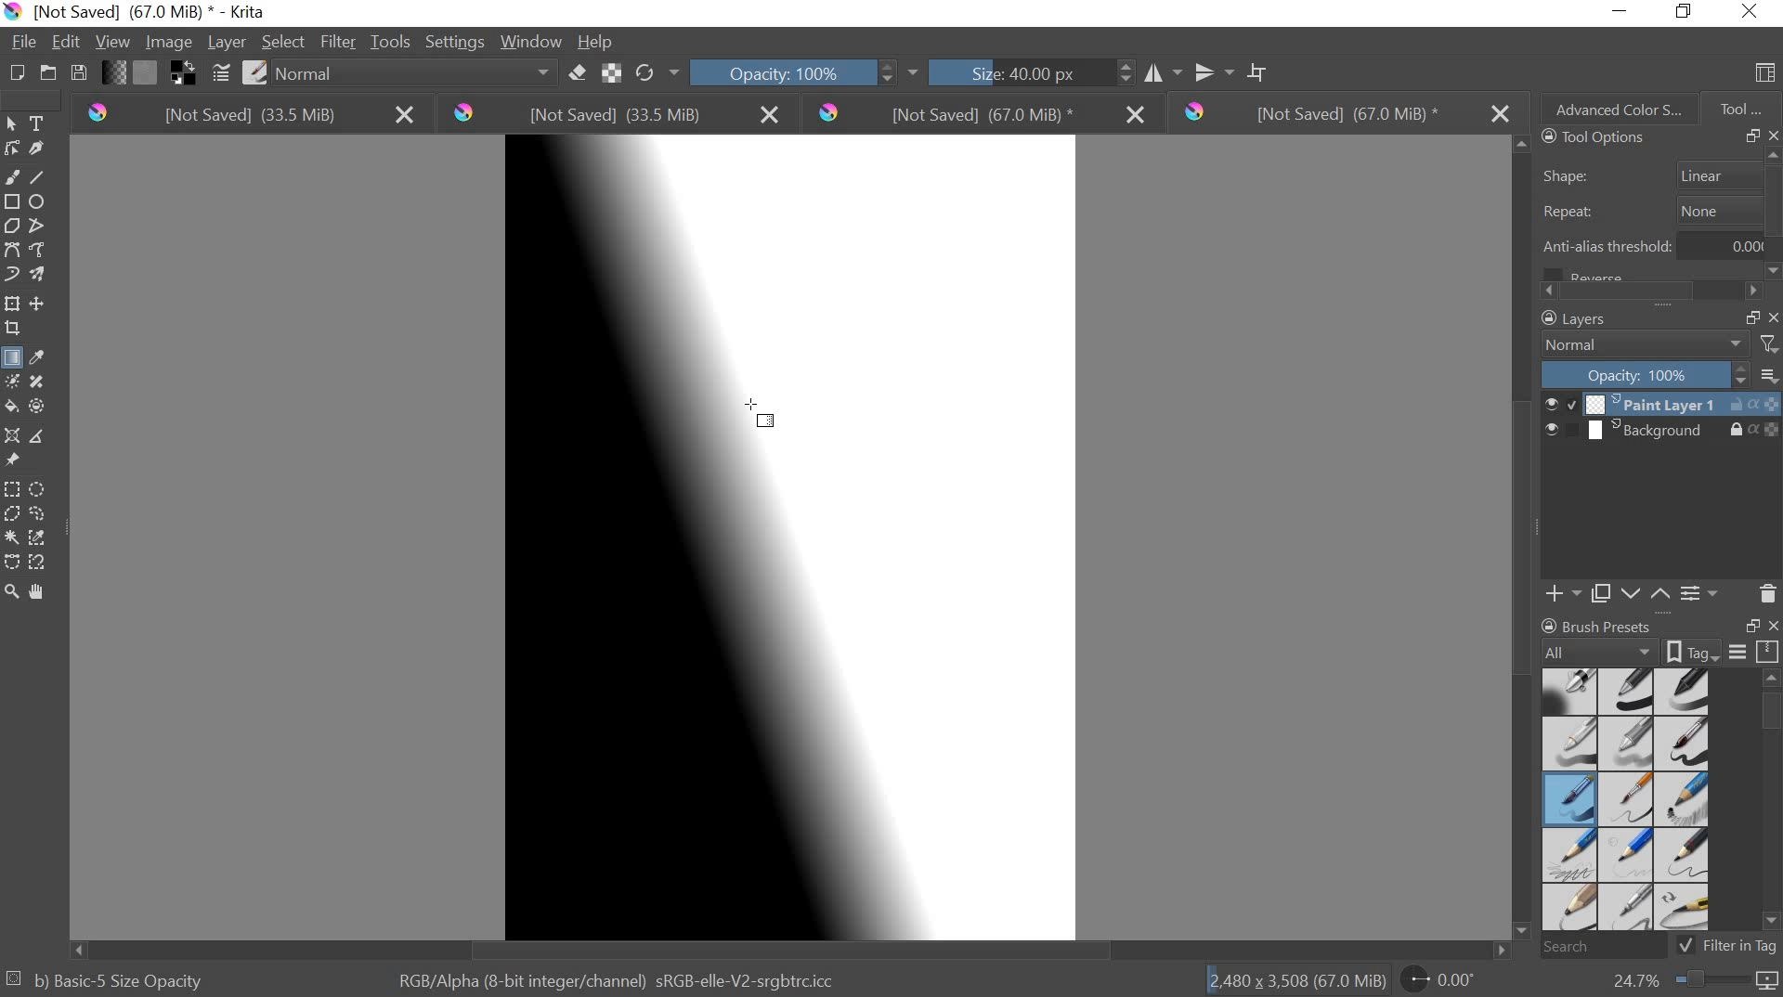  I want to click on FILE, so click(22, 42).